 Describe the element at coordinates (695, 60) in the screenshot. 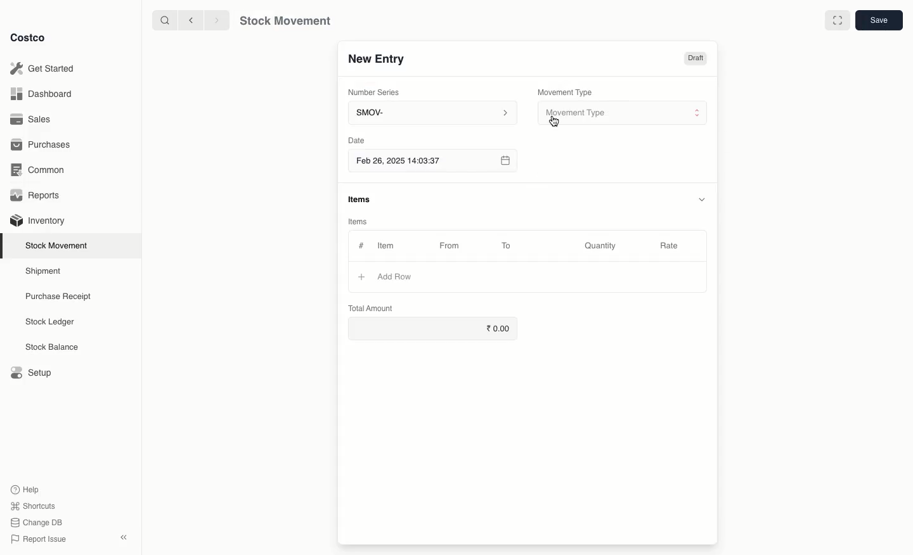

I see `Draft` at that location.